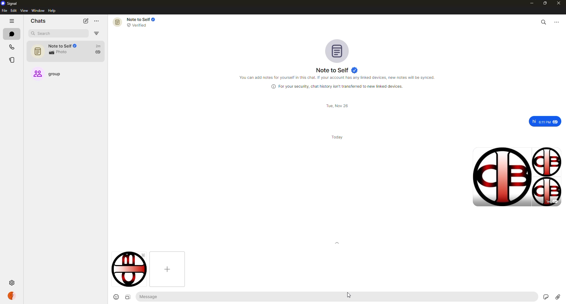 The height and width of the screenshot is (304, 566). Describe the element at coordinates (12, 21) in the screenshot. I see `hide tabs` at that location.